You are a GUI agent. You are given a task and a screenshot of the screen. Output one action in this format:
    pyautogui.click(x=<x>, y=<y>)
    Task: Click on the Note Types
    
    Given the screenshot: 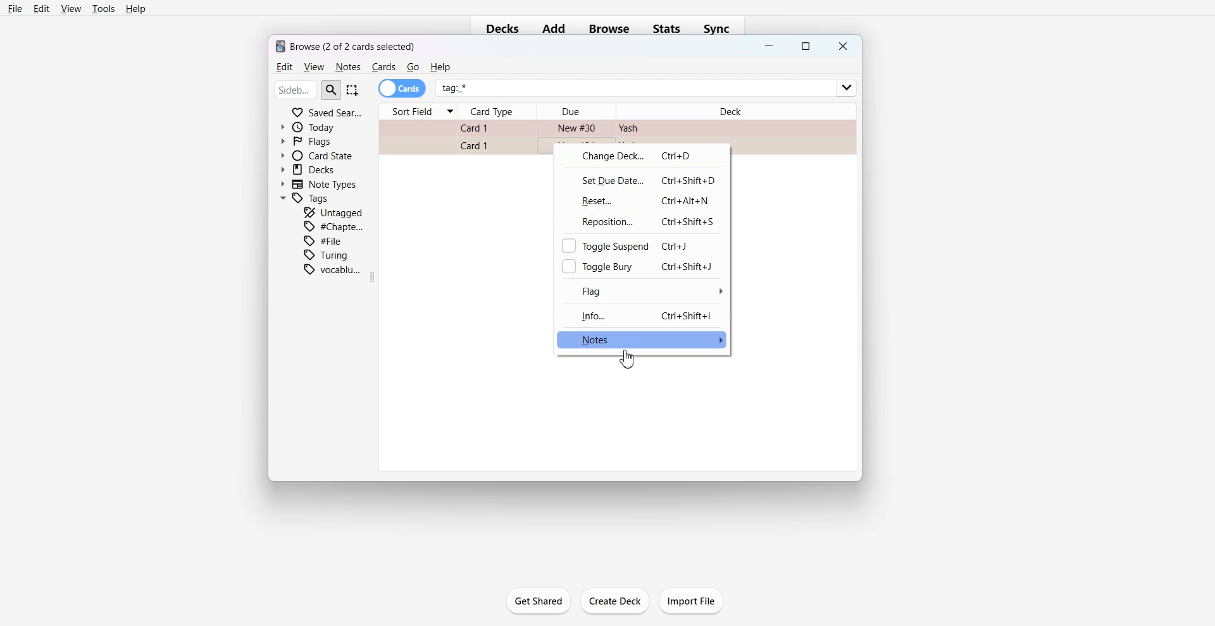 What is the action you would take?
    pyautogui.click(x=320, y=184)
    